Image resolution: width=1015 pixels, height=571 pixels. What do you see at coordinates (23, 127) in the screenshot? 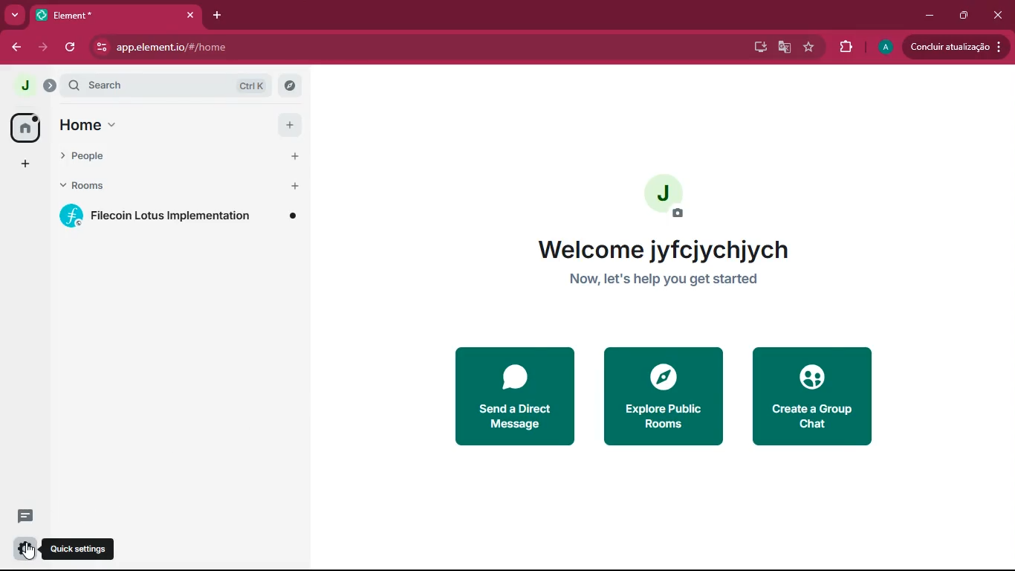
I see `home` at bounding box center [23, 127].